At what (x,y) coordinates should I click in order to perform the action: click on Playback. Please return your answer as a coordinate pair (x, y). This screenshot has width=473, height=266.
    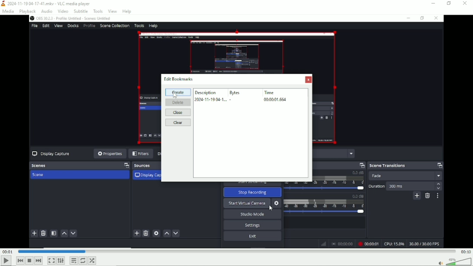
    Looking at the image, I should click on (28, 11).